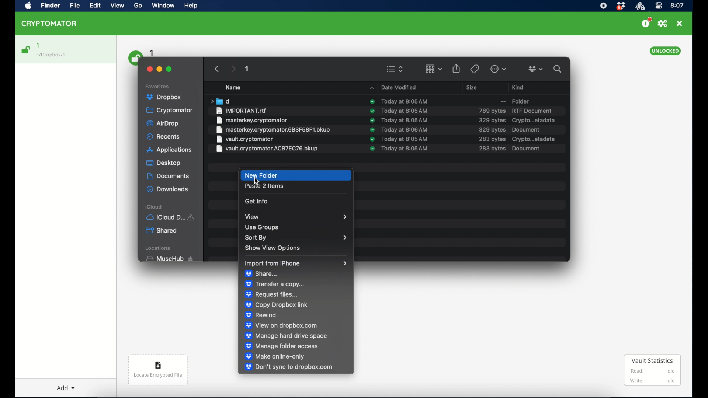 This screenshot has height=398, width=708. Describe the element at coordinates (96, 6) in the screenshot. I see `Edit` at that location.